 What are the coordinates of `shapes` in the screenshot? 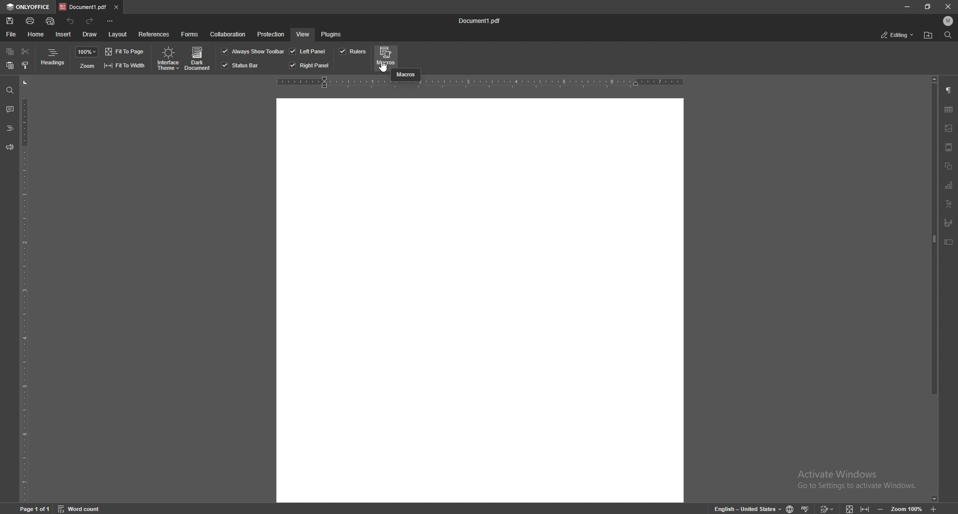 It's located at (949, 166).